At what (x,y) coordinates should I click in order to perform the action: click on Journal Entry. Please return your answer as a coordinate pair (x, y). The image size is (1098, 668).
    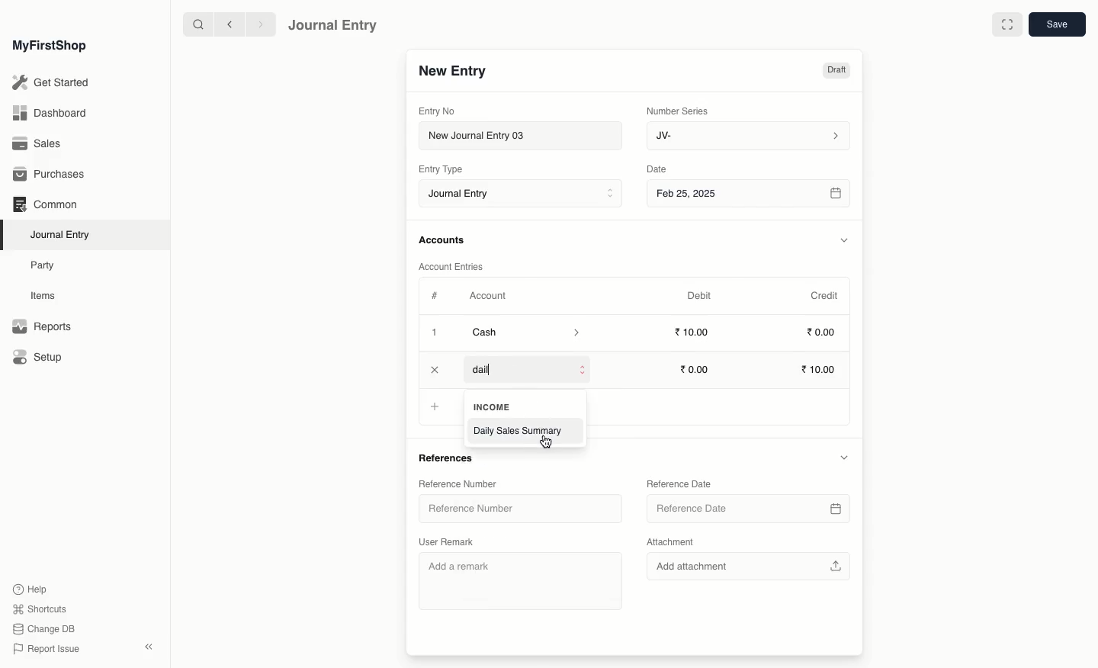
    Looking at the image, I should click on (333, 24).